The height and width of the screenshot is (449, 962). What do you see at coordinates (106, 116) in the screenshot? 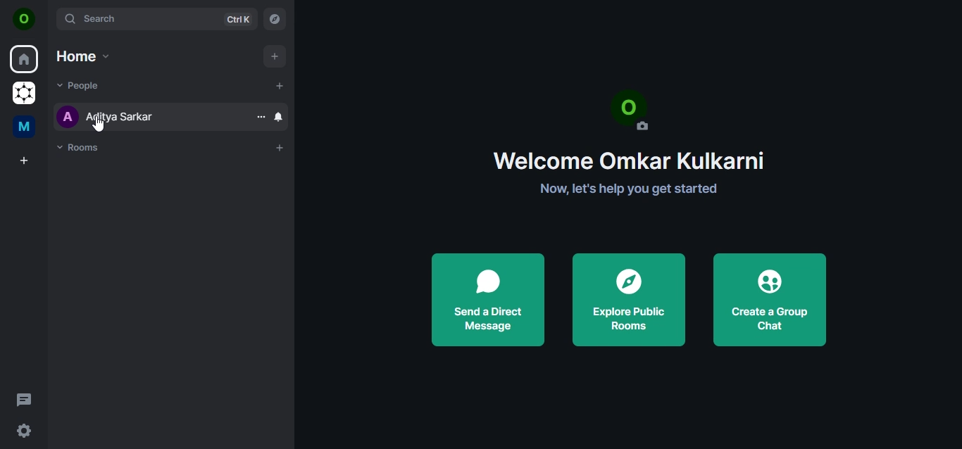
I see `aditya sarkar` at bounding box center [106, 116].